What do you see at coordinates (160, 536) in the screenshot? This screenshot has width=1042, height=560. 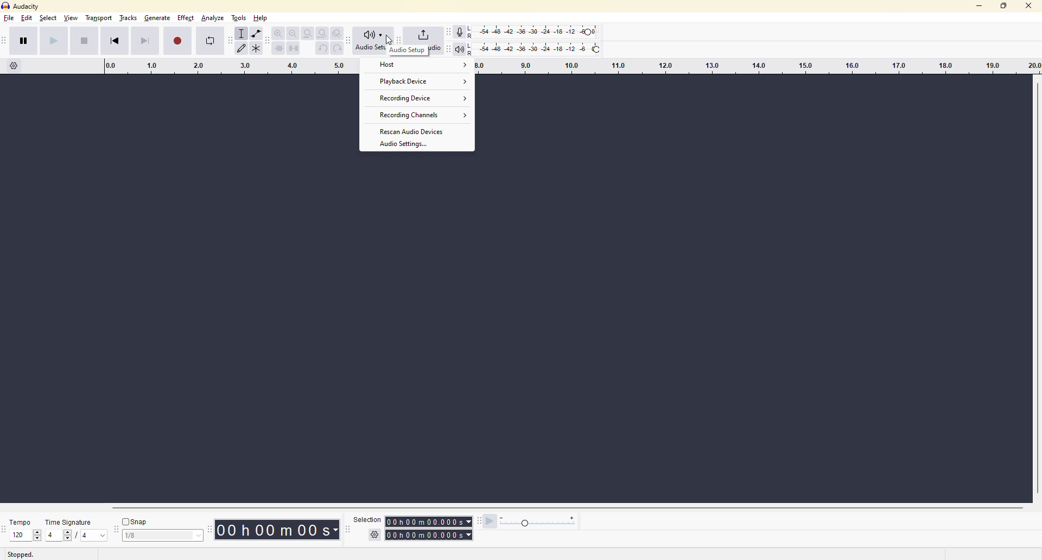 I see `value` at bounding box center [160, 536].